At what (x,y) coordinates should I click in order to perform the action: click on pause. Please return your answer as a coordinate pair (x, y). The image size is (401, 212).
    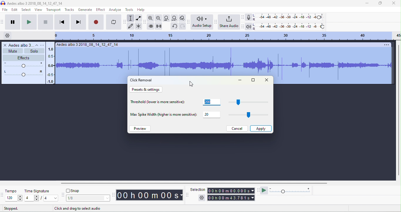
    Looking at the image, I should click on (14, 22).